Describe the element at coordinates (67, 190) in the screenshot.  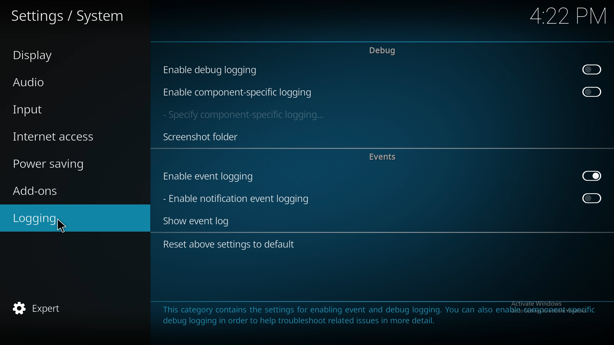
I see `add ons` at that location.